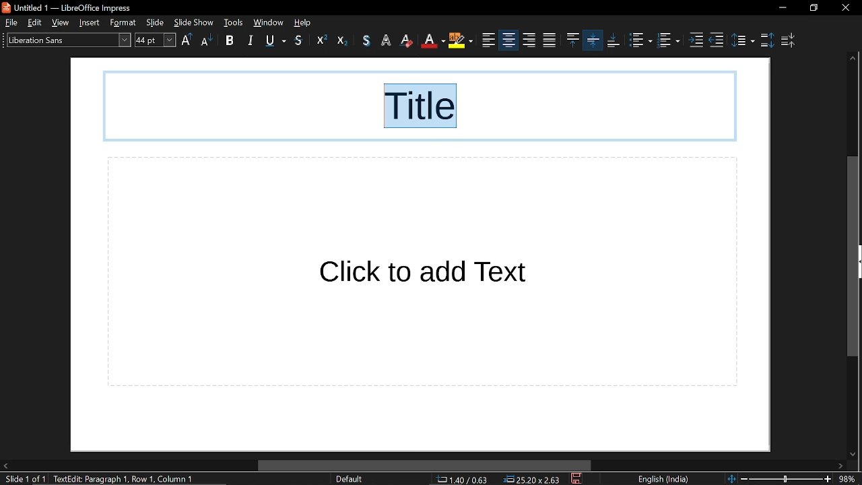  Describe the element at coordinates (69, 7) in the screenshot. I see `untitled 1 - libreoffice impress` at that location.